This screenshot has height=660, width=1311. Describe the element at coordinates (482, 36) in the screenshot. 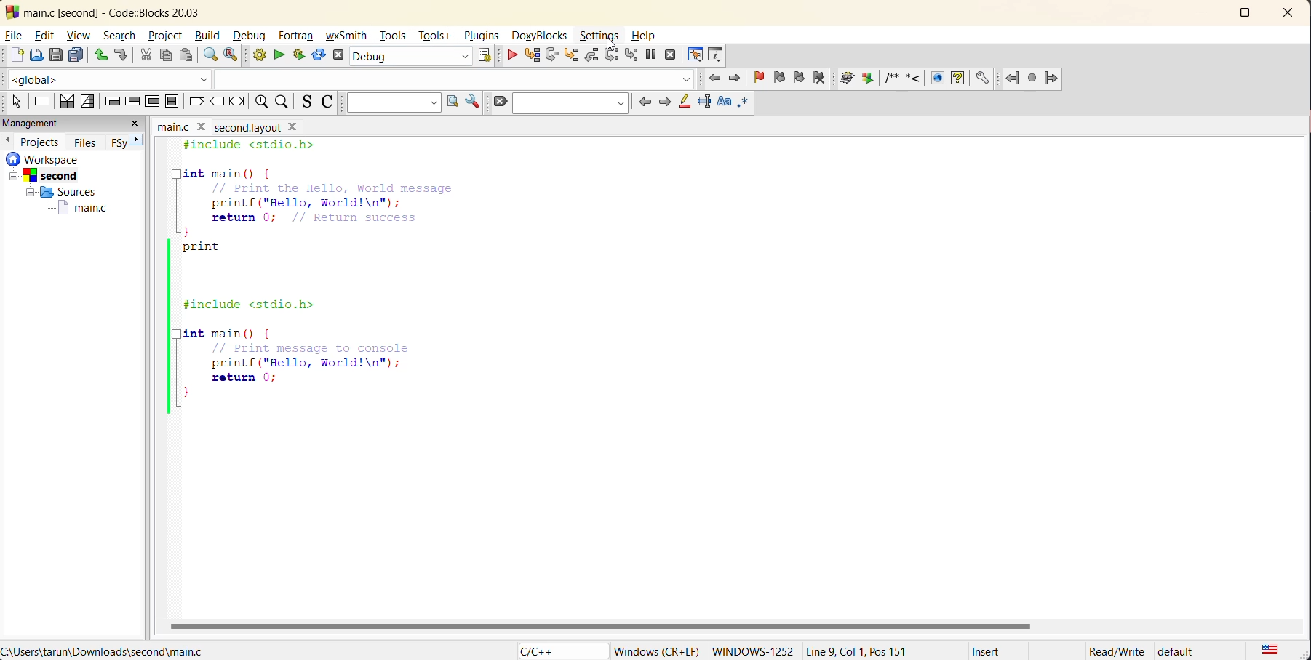

I see `plugins` at that location.